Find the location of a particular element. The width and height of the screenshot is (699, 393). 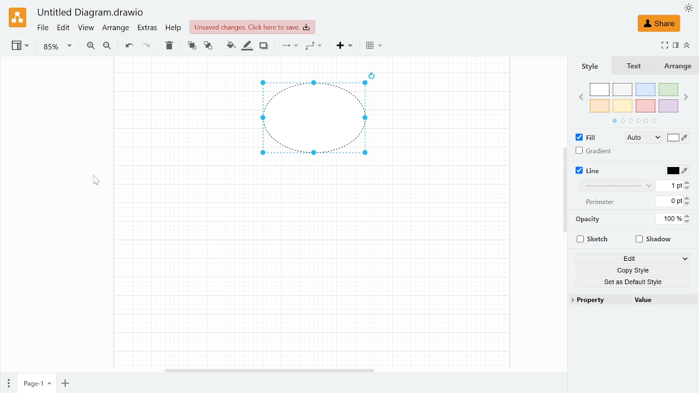

Copy style is located at coordinates (634, 270).